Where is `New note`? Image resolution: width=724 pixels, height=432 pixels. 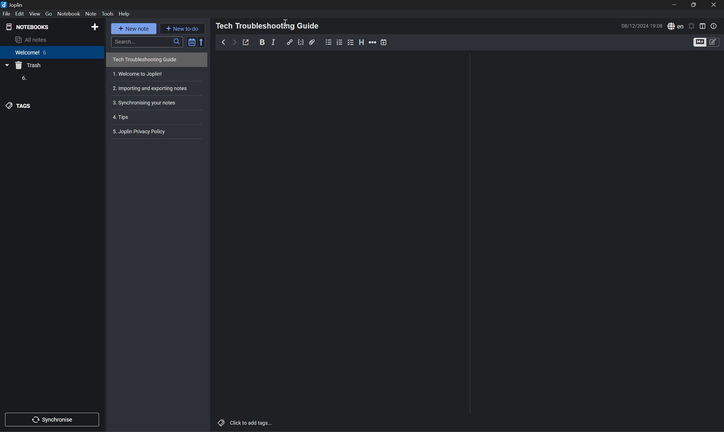
New note is located at coordinates (135, 29).